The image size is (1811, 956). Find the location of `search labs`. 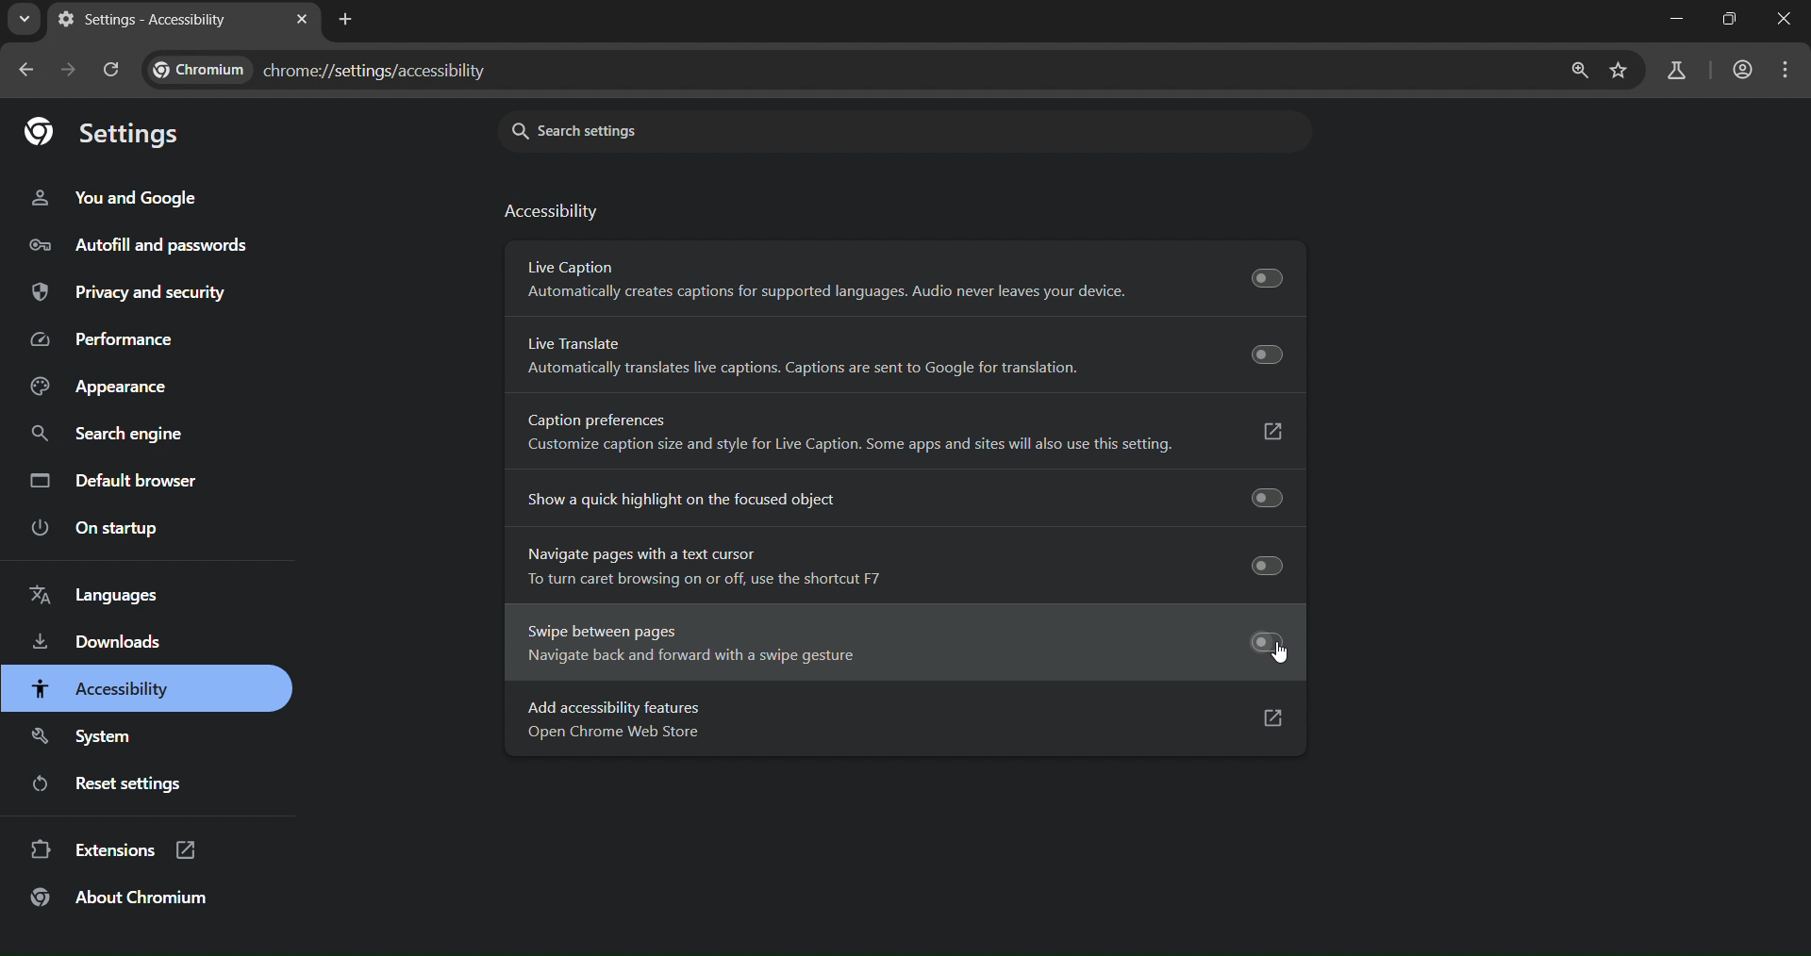

search labs is located at coordinates (1673, 71).